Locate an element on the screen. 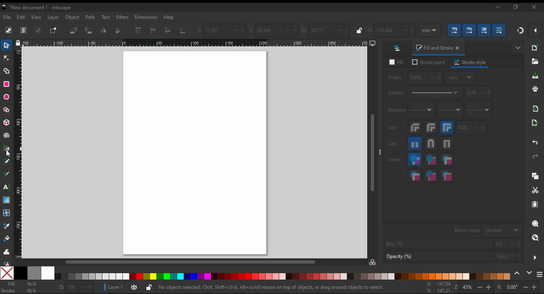 Image resolution: width=544 pixels, height=294 pixels. stroke color is located at coordinates (22, 291).